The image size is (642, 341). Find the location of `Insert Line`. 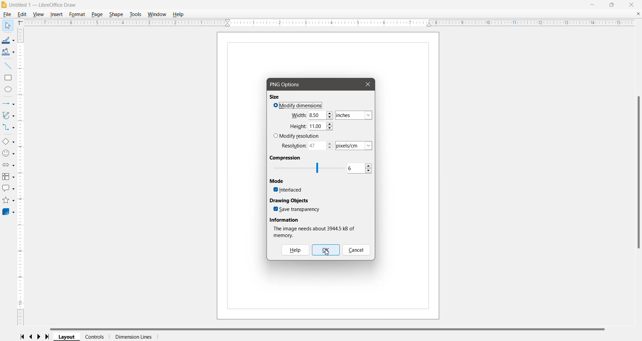

Insert Line is located at coordinates (8, 66).